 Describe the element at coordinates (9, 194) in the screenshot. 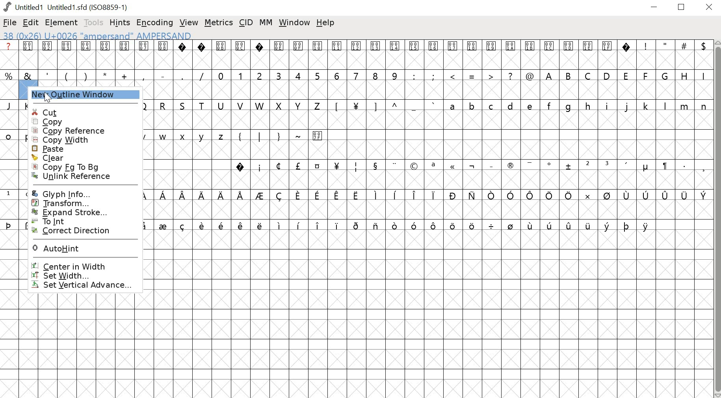

I see `1` at that location.